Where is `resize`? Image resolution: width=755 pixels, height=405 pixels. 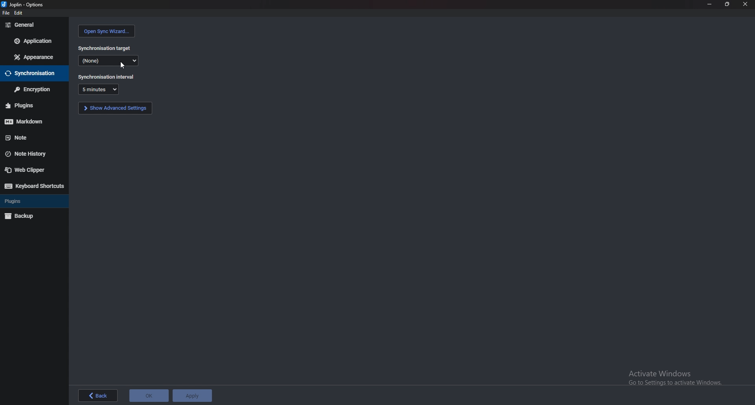 resize is located at coordinates (728, 4).